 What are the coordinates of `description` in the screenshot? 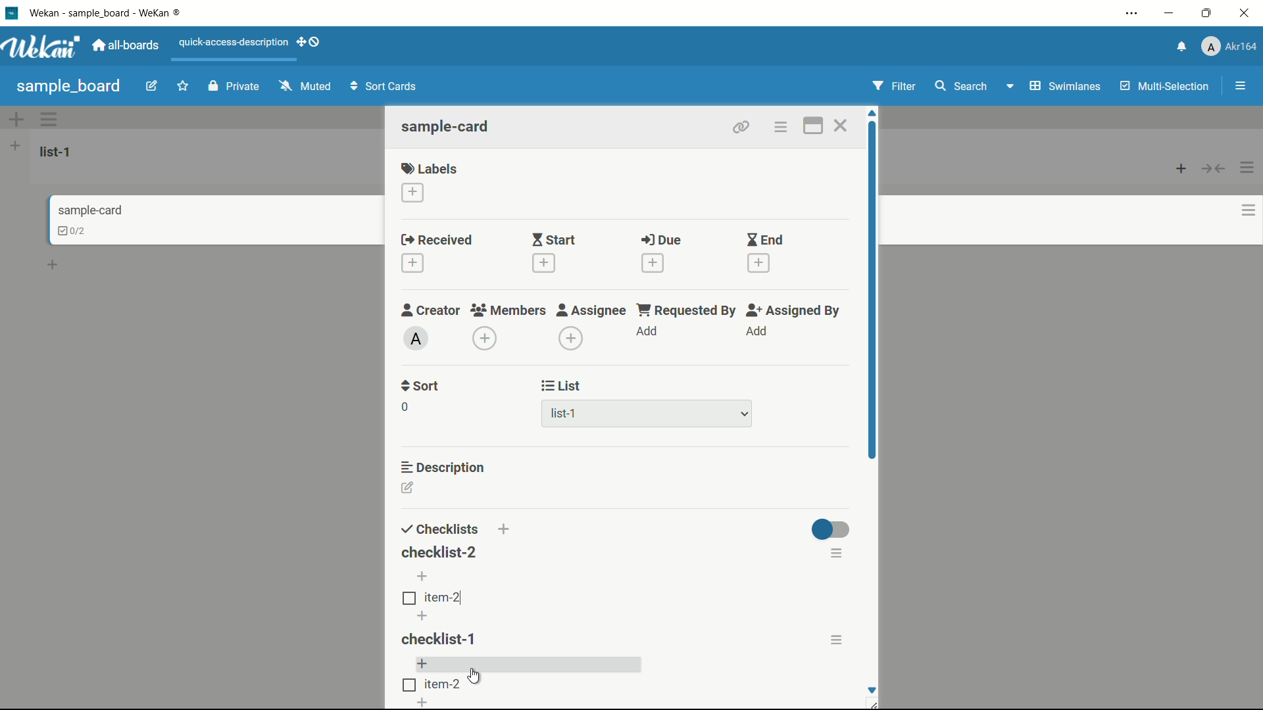 It's located at (444, 466).